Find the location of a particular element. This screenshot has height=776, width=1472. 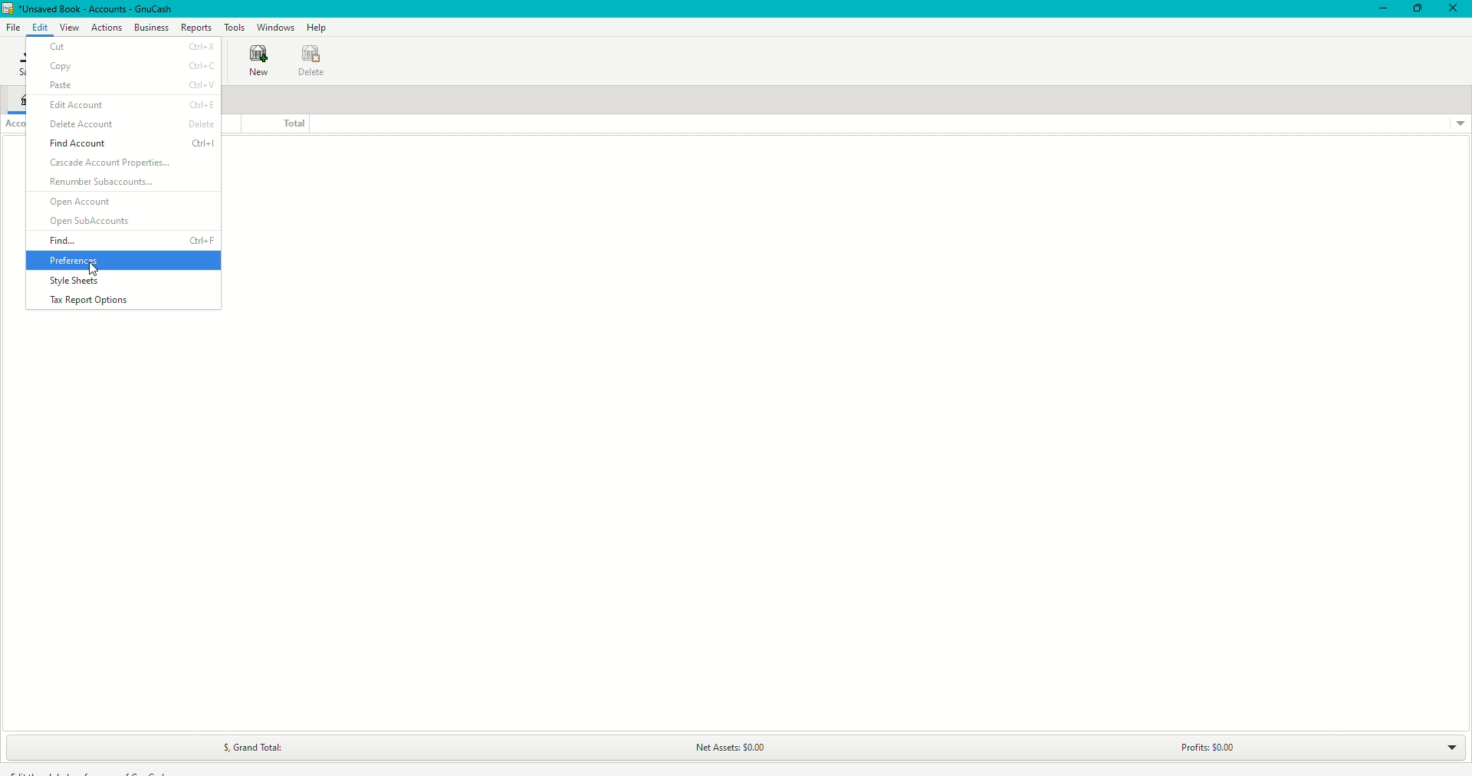

Find is located at coordinates (131, 240).